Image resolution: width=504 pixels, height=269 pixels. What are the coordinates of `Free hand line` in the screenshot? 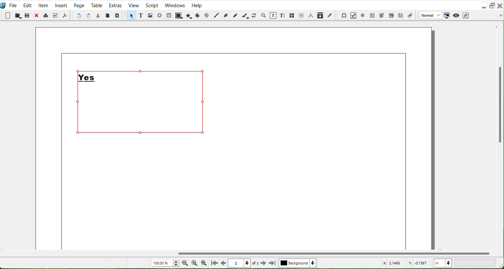 It's located at (235, 15).